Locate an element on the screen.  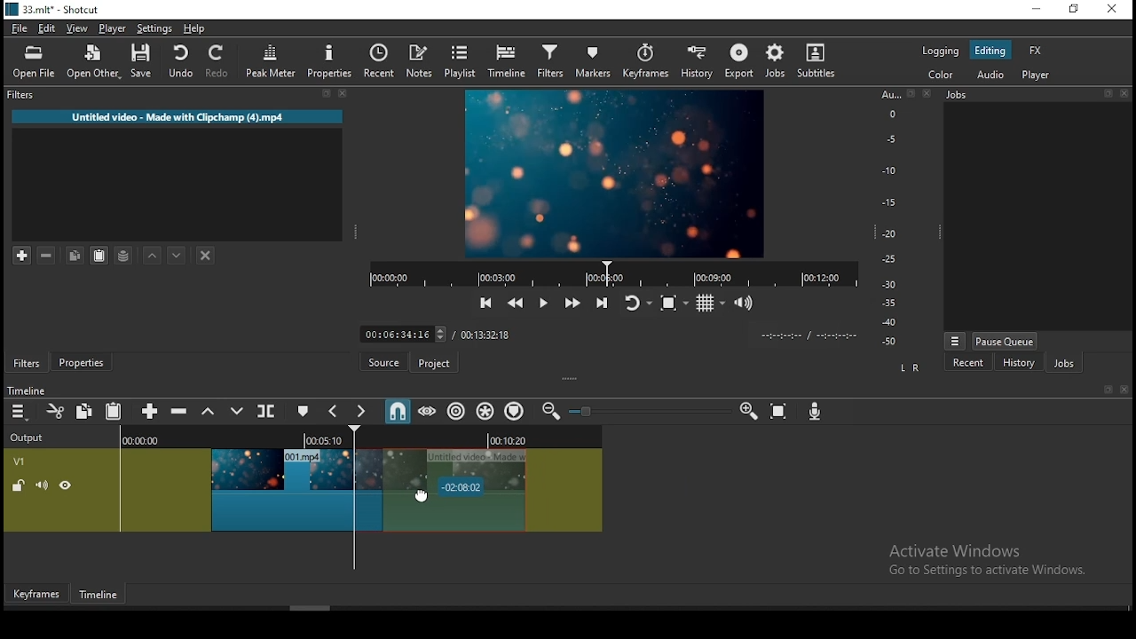
move filter up is located at coordinates (154, 256).